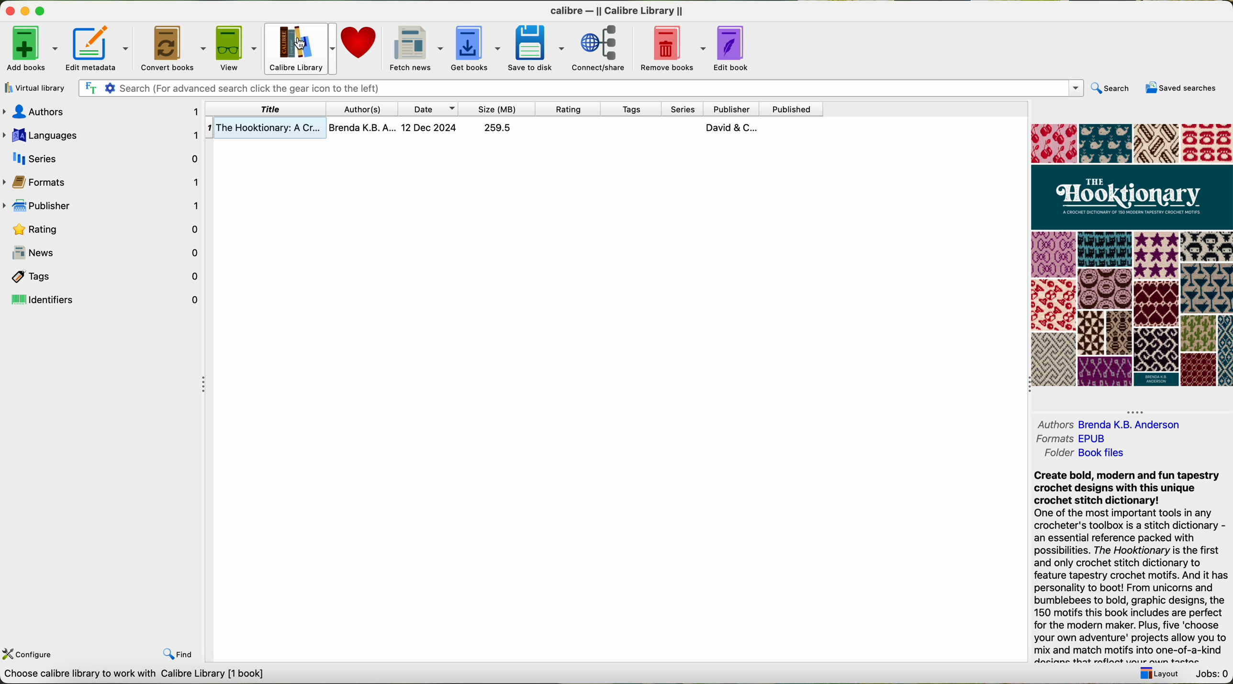  Describe the element at coordinates (1131, 256) in the screenshot. I see `cover book preview` at that location.